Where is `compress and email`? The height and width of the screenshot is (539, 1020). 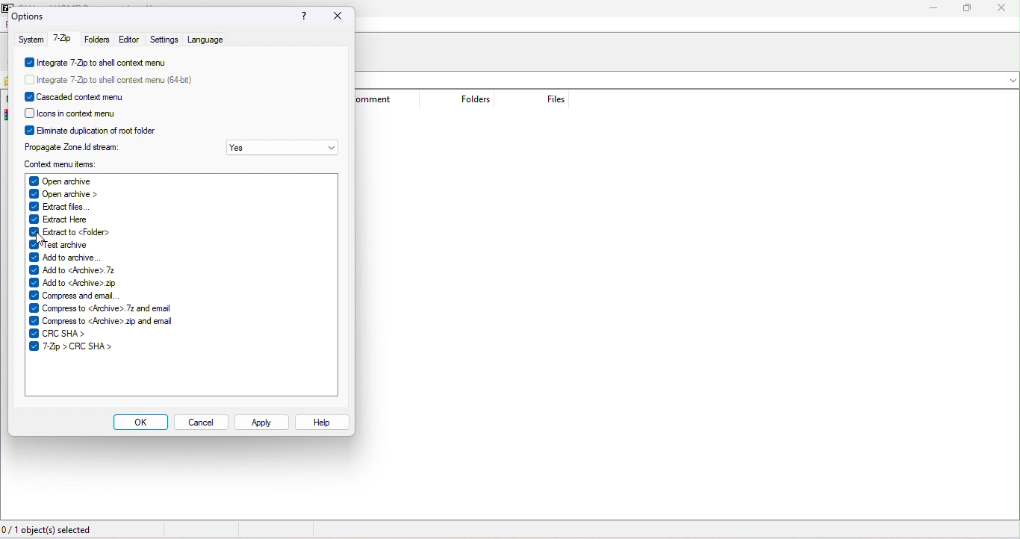
compress and email is located at coordinates (80, 296).